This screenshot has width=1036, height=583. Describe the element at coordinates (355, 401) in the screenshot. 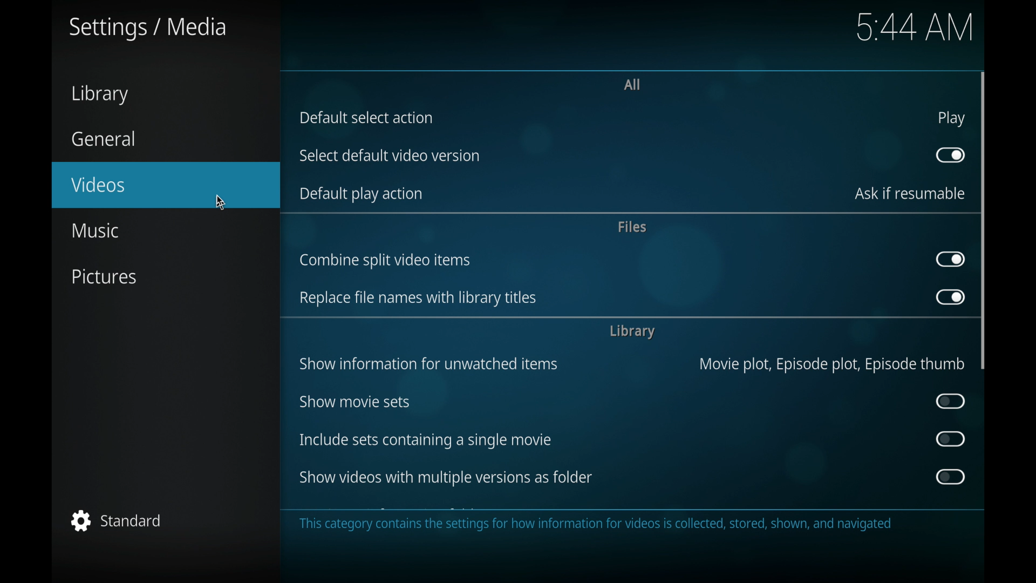

I see `show movie sets` at that location.